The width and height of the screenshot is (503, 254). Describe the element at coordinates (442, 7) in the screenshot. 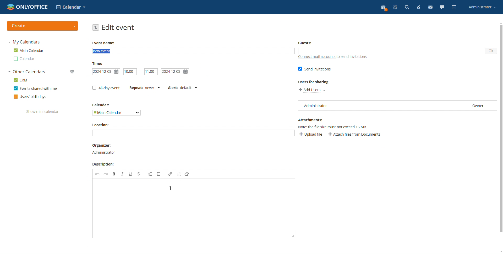

I see `chat` at that location.